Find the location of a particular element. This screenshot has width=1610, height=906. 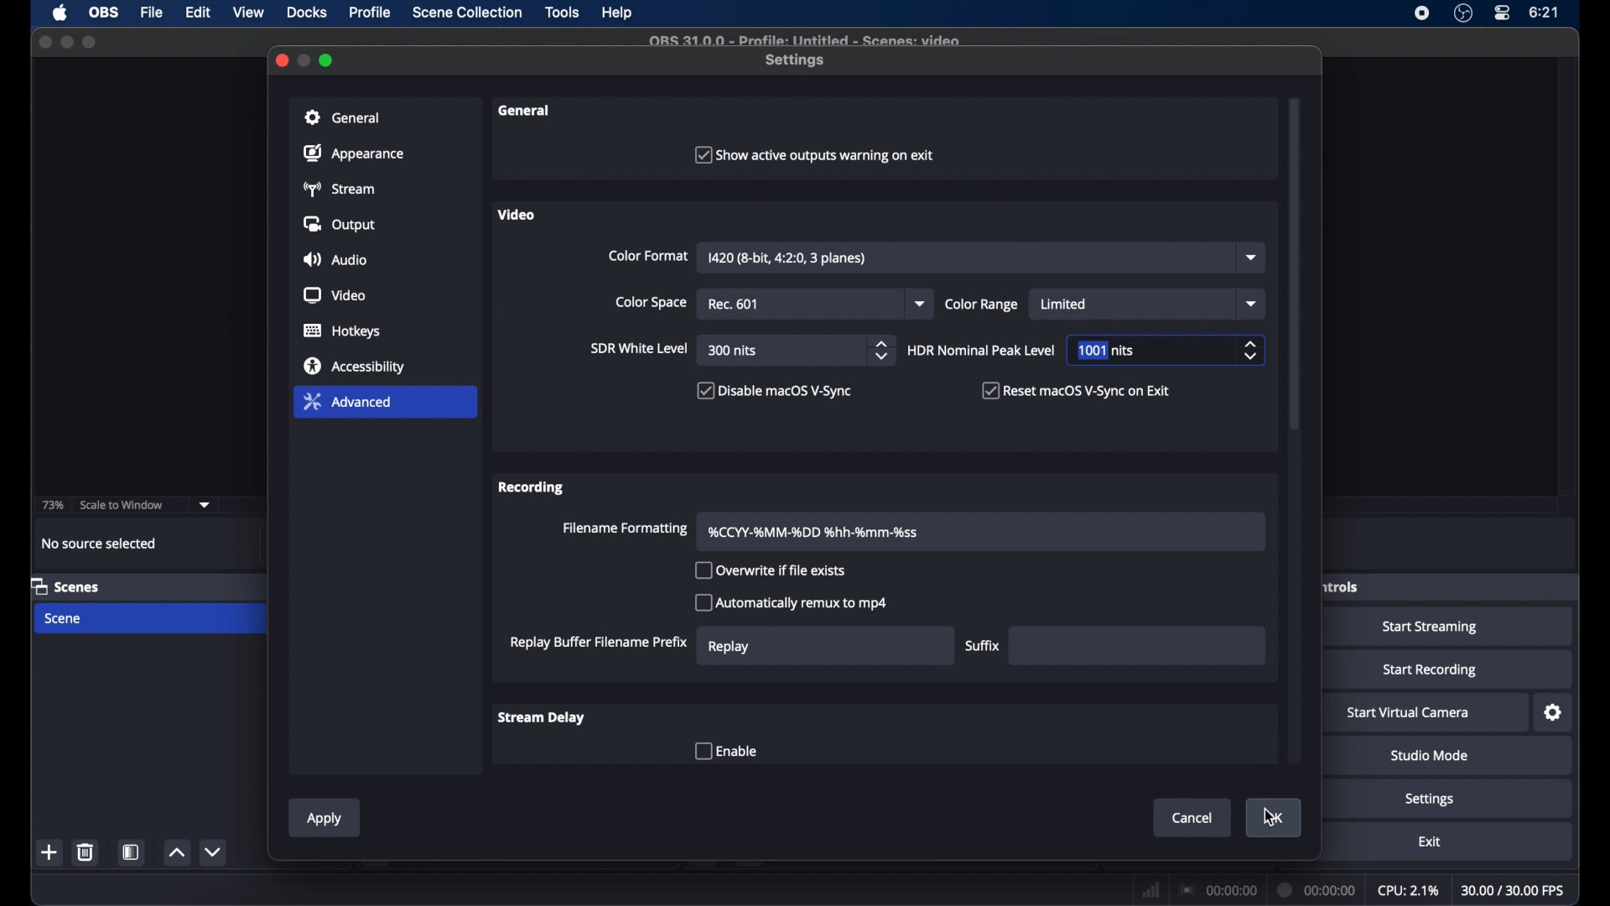

[*) Automatically remux to mp4 is located at coordinates (794, 605).